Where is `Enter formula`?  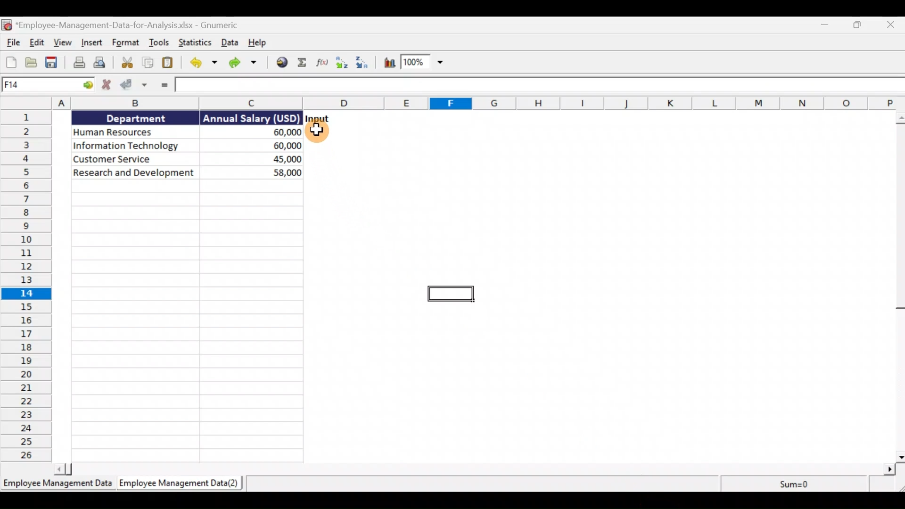
Enter formula is located at coordinates (165, 85).